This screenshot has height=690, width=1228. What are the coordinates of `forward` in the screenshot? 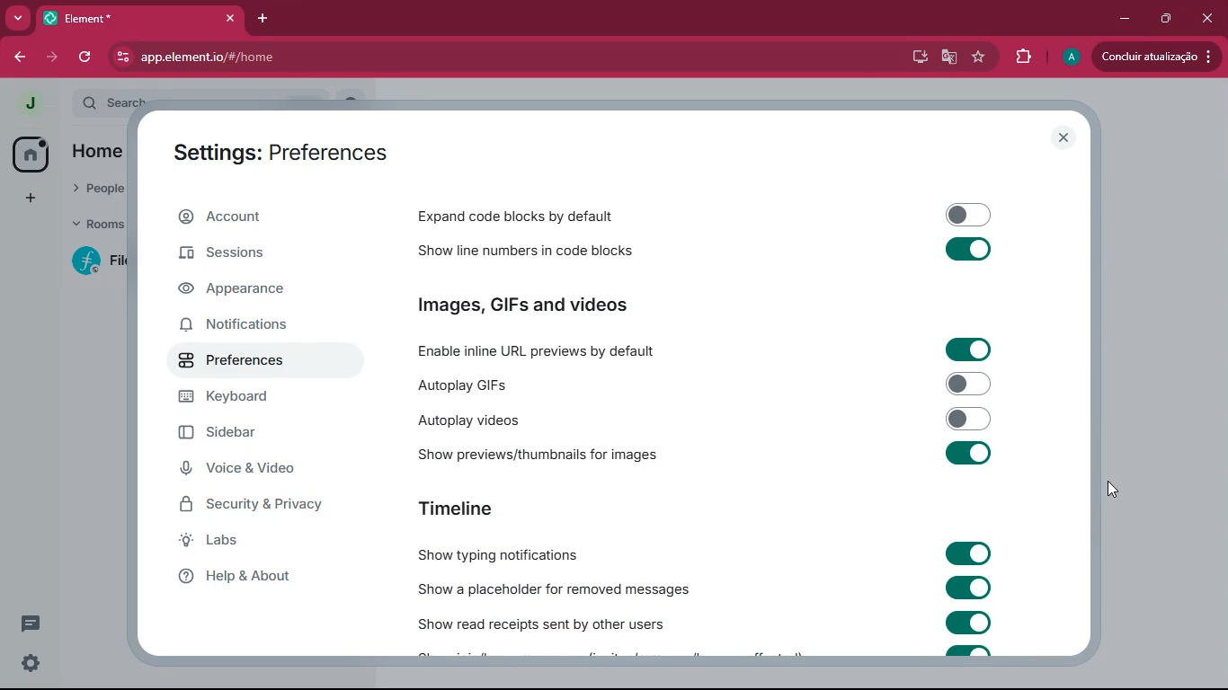 It's located at (54, 58).